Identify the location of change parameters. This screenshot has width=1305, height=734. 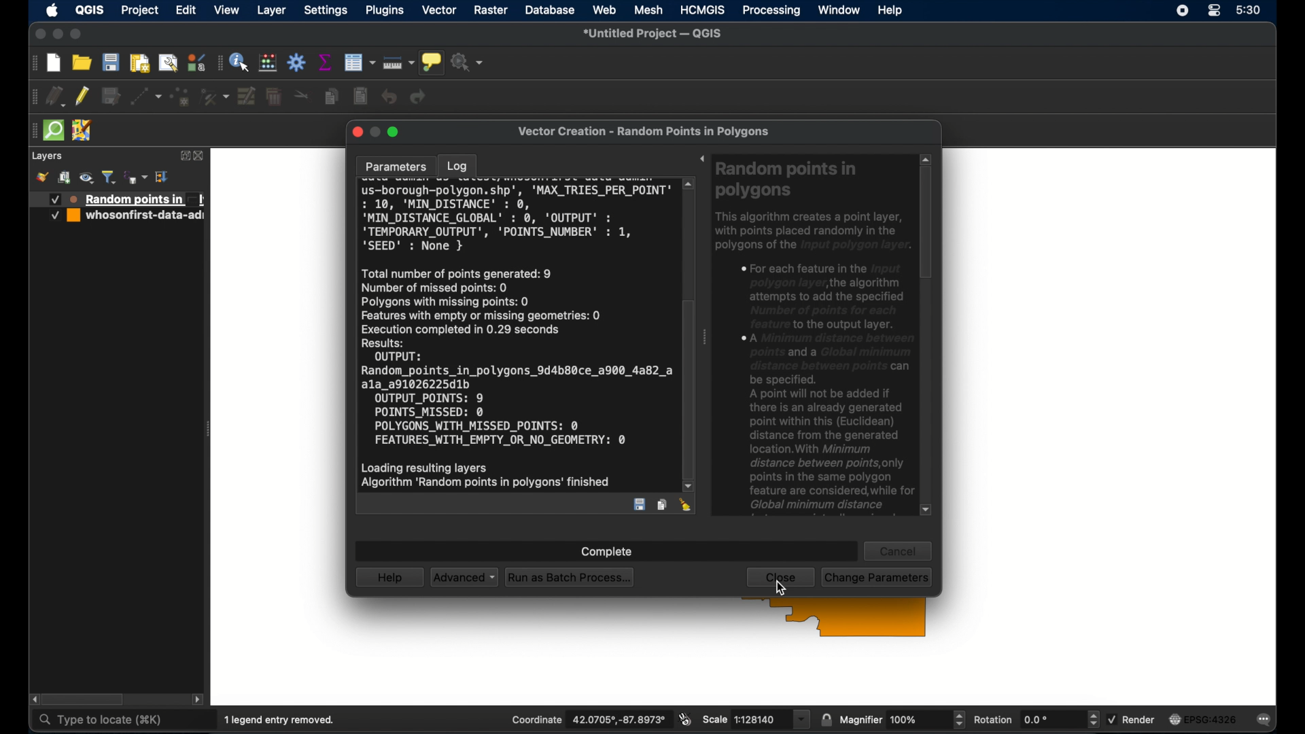
(877, 577).